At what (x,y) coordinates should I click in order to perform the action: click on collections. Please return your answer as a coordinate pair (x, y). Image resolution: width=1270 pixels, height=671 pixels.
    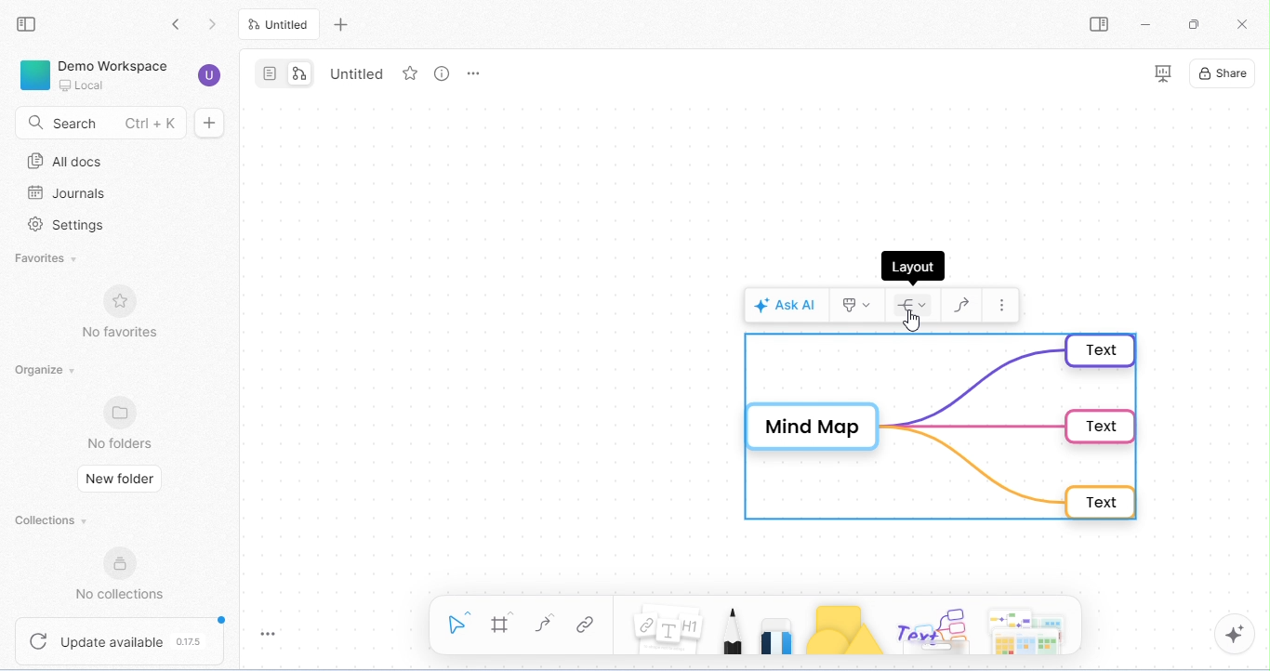
    Looking at the image, I should click on (52, 520).